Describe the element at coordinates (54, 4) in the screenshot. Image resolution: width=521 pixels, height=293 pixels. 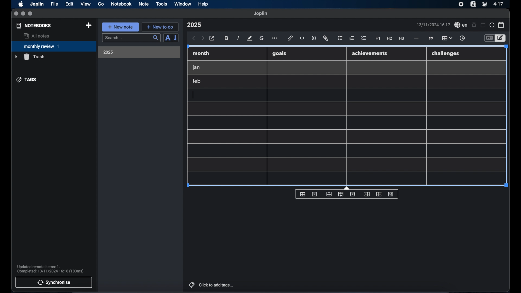
I see `file` at that location.